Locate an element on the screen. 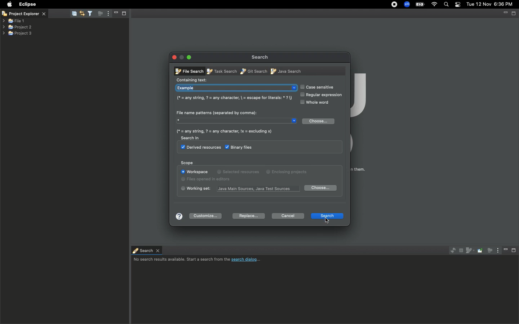  Project explorer is located at coordinates (29, 13).